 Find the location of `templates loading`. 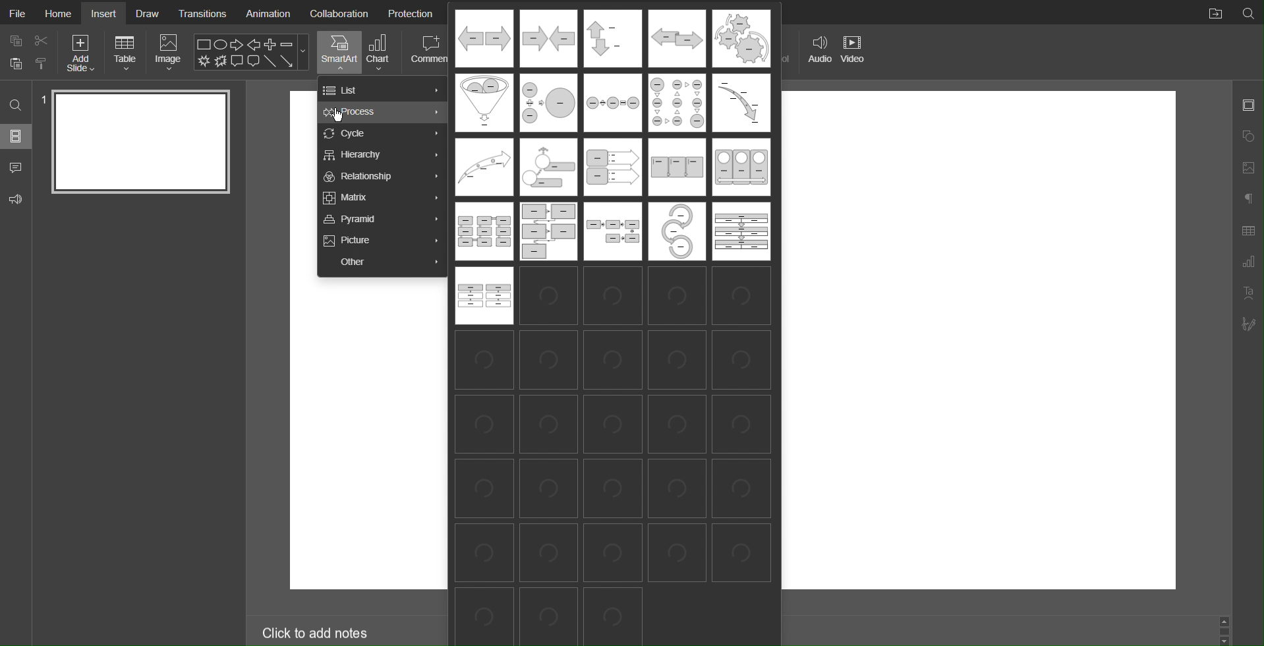

templates loading is located at coordinates (613, 456).